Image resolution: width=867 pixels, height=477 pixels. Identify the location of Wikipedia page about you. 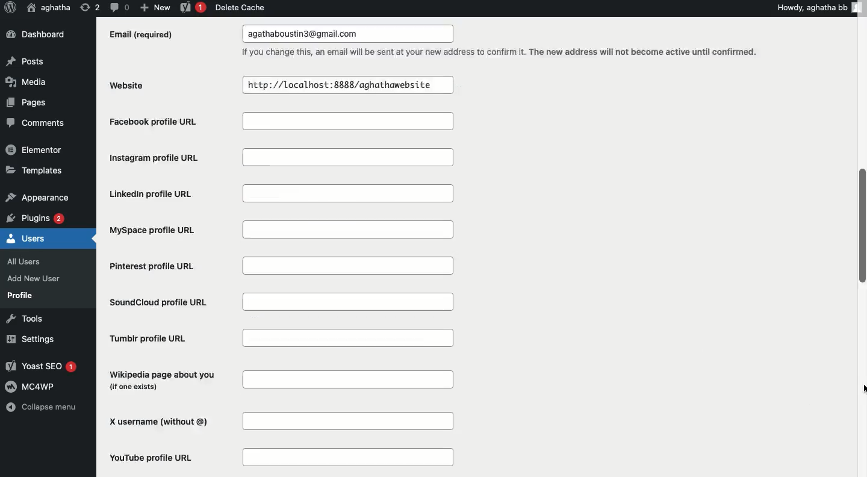
(278, 381).